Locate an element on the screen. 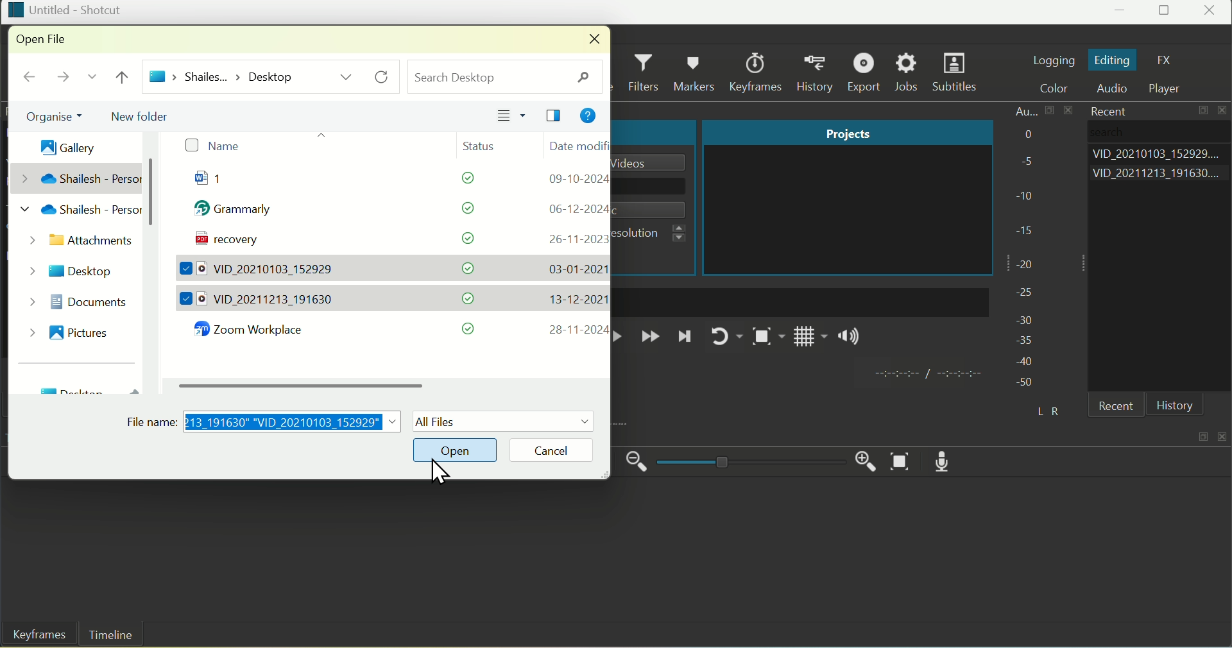 The height and width of the screenshot is (648, 1232). View as is located at coordinates (512, 116).